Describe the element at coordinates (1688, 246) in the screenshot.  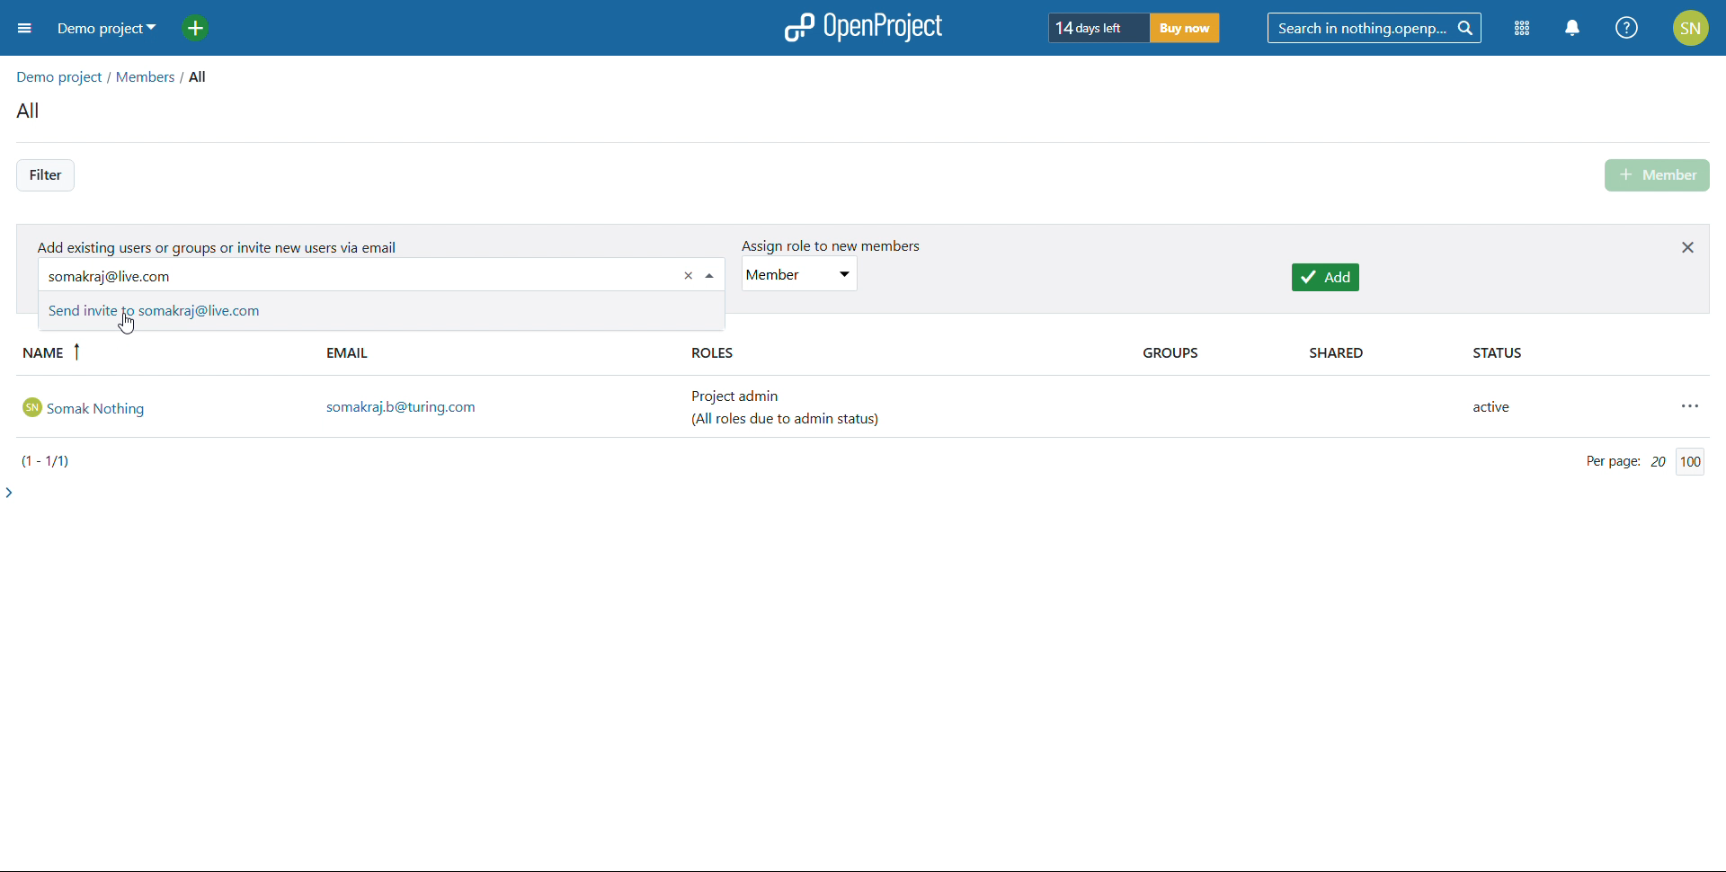
I see `close` at that location.